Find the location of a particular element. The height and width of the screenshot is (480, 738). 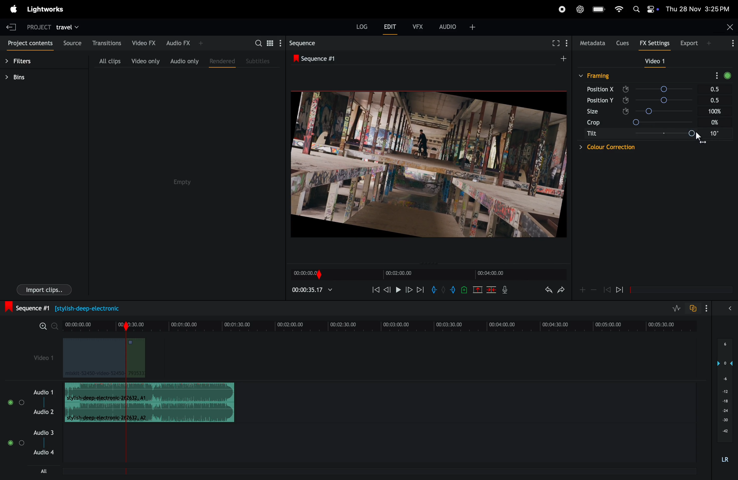

video clips information is located at coordinates (106, 359).